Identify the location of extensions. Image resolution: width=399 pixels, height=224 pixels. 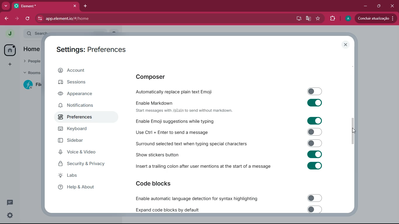
(332, 19).